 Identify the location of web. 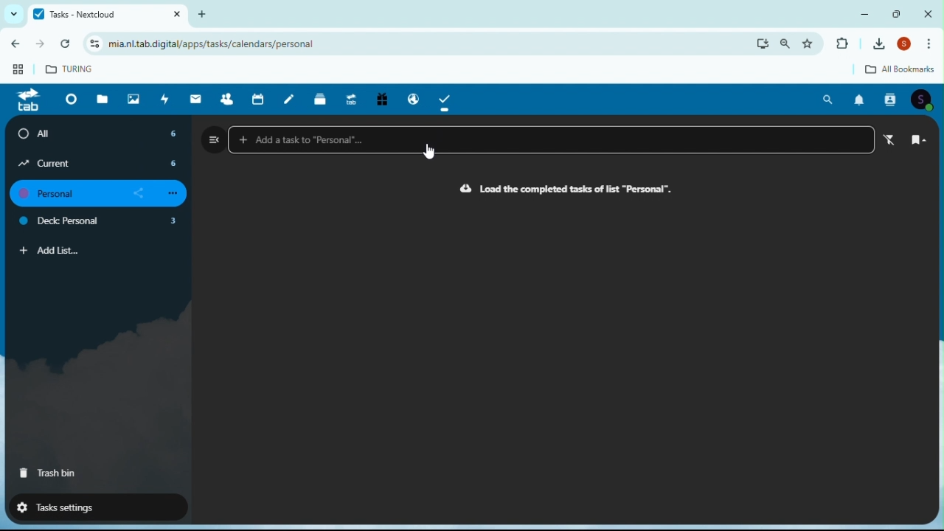
(13, 72).